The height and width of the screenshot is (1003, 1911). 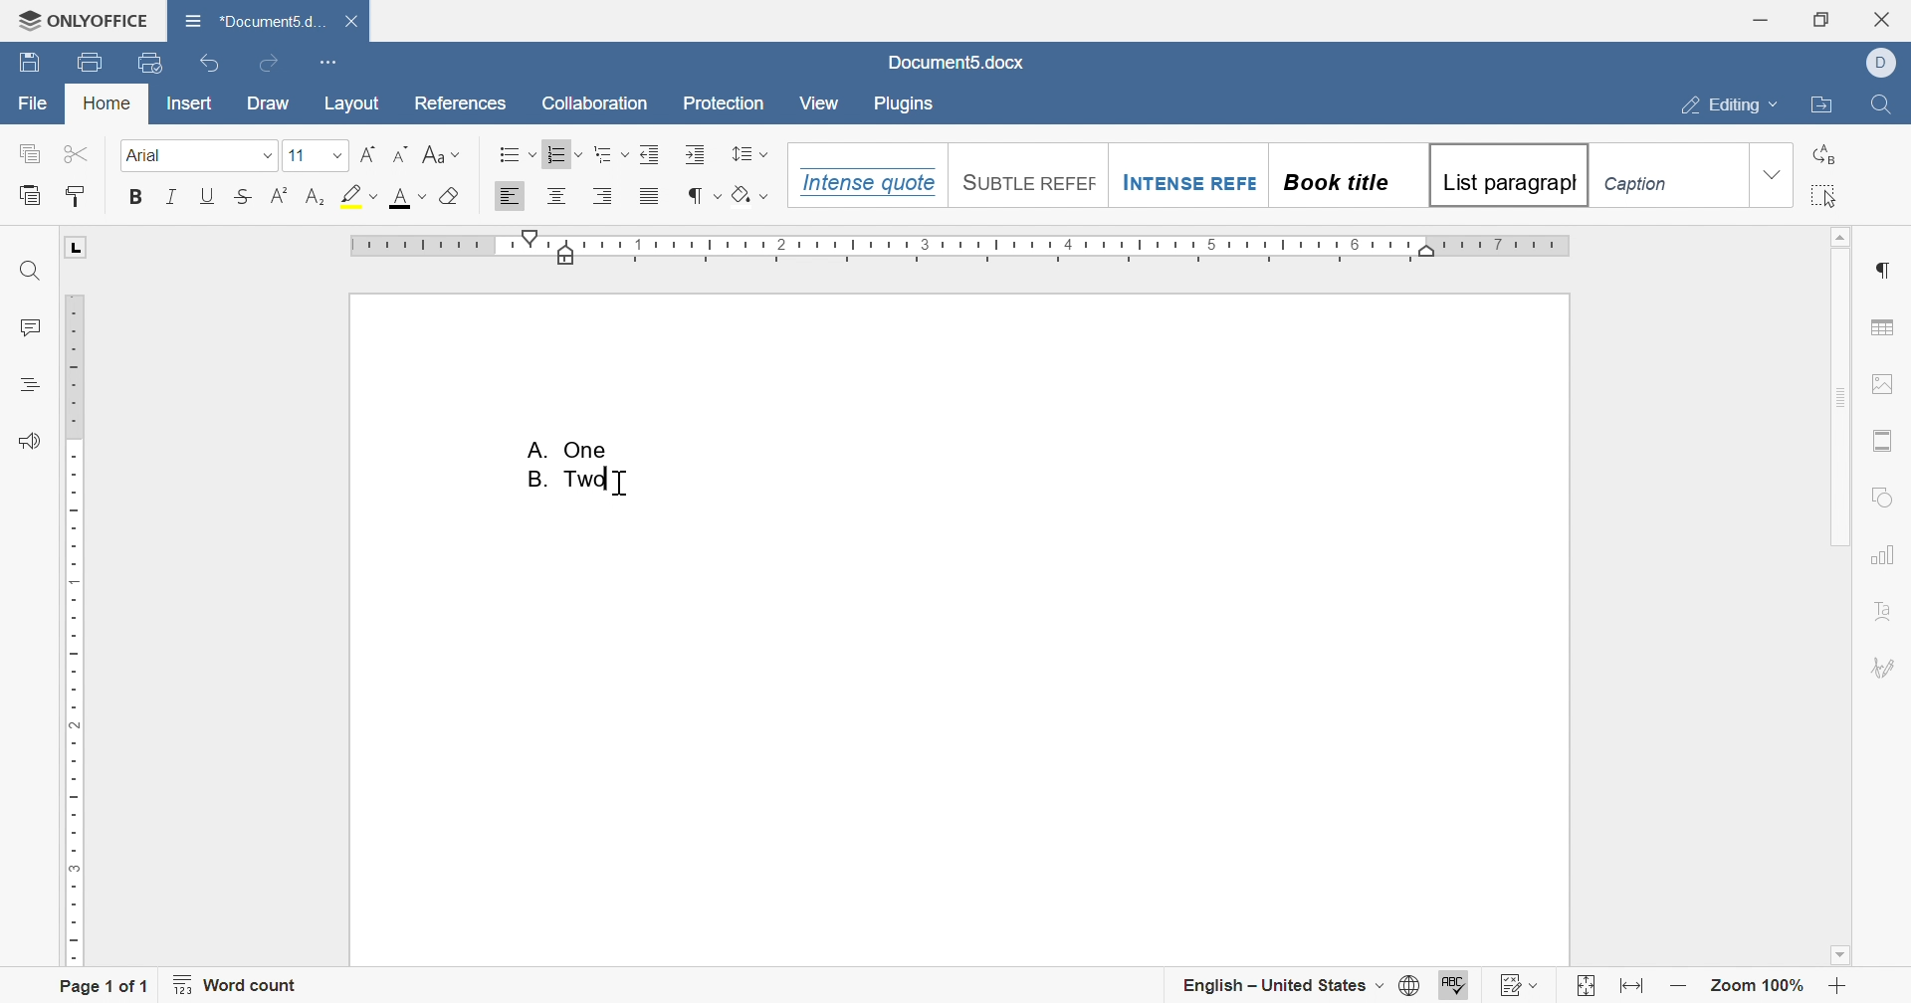 I want to click on undo, so click(x=209, y=63).